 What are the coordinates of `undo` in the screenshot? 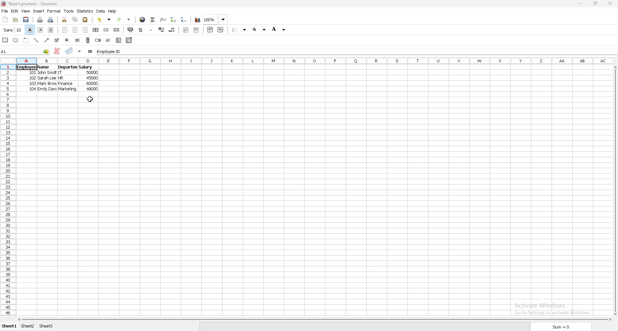 It's located at (104, 20).